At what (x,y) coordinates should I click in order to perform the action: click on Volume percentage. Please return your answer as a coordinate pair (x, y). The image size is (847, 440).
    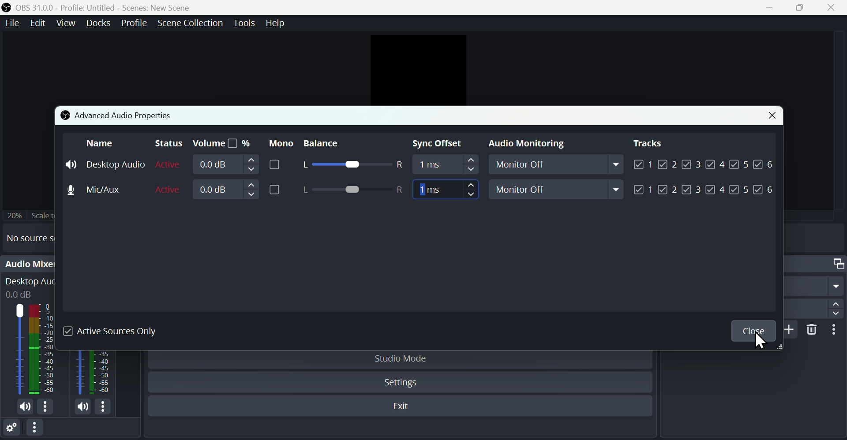
    Looking at the image, I should click on (221, 144).